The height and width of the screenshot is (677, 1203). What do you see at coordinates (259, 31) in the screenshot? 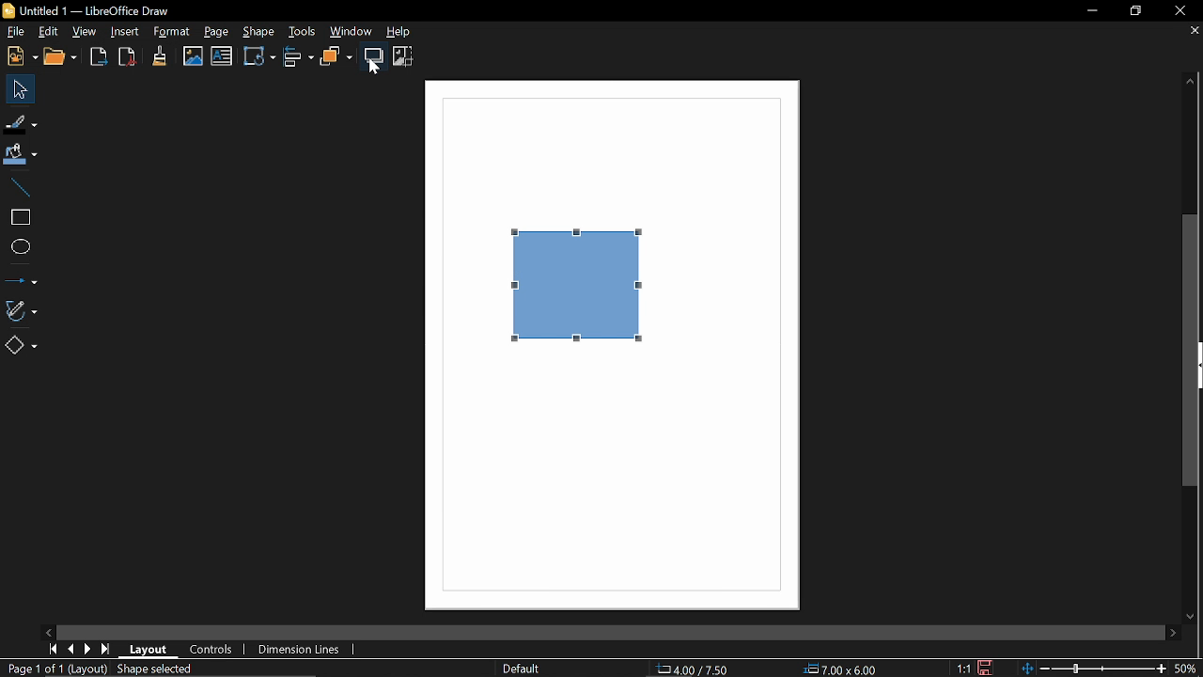
I see `Shape` at bounding box center [259, 31].